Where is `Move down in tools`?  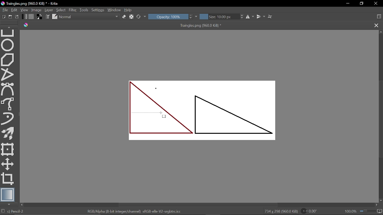
Move down in tools is located at coordinates (10, 205).